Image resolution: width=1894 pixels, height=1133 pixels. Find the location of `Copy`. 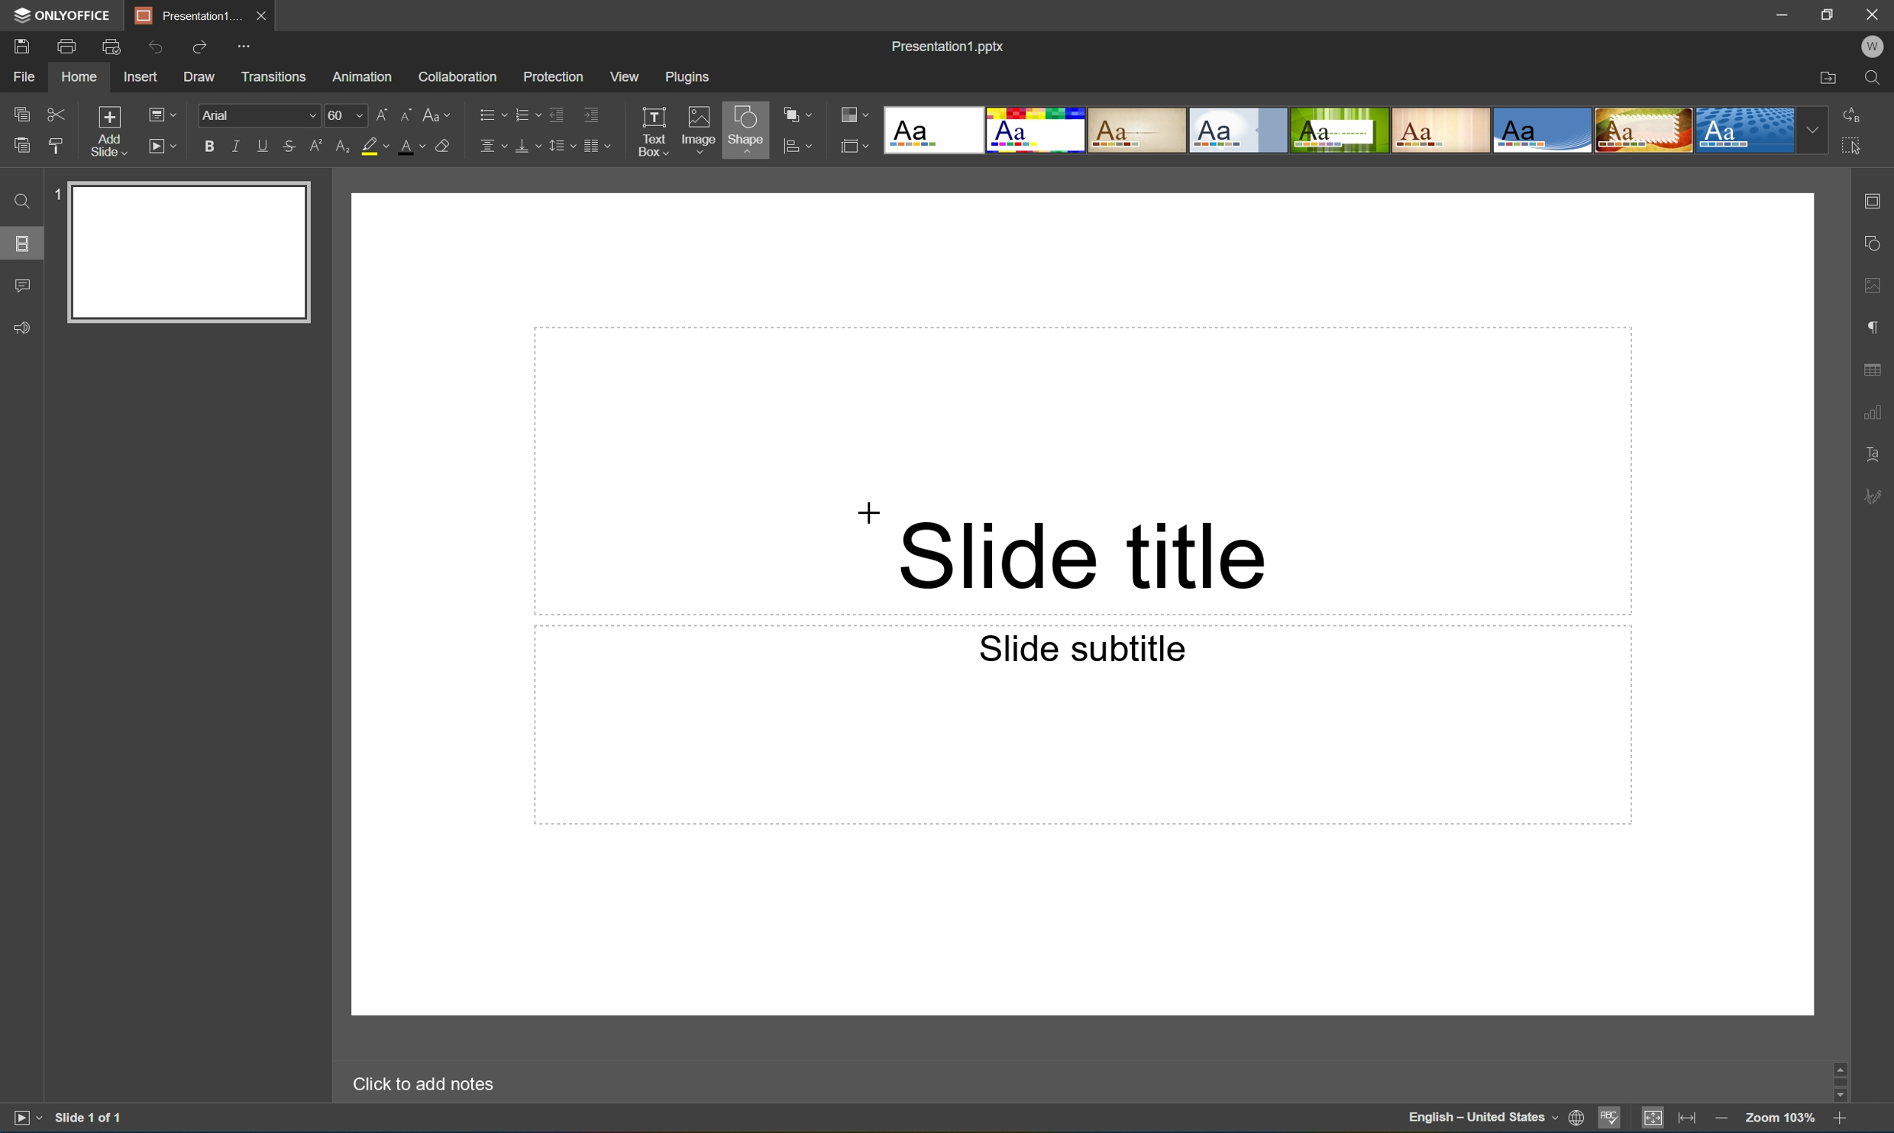

Copy is located at coordinates (23, 110).